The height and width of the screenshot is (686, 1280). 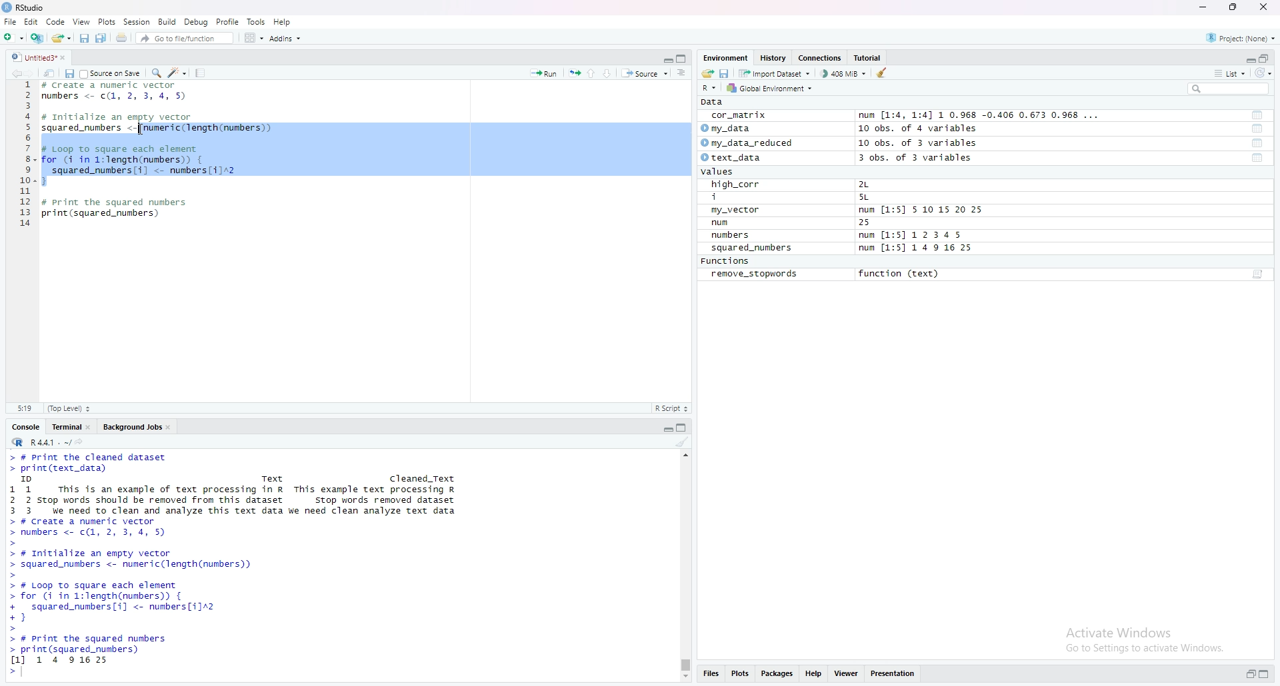 I want to click on maximize, so click(x=683, y=58).